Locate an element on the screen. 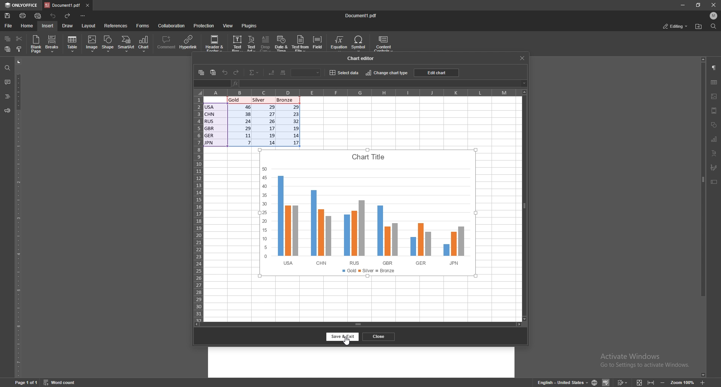 The width and height of the screenshot is (721, 387). smart art is located at coordinates (127, 44).